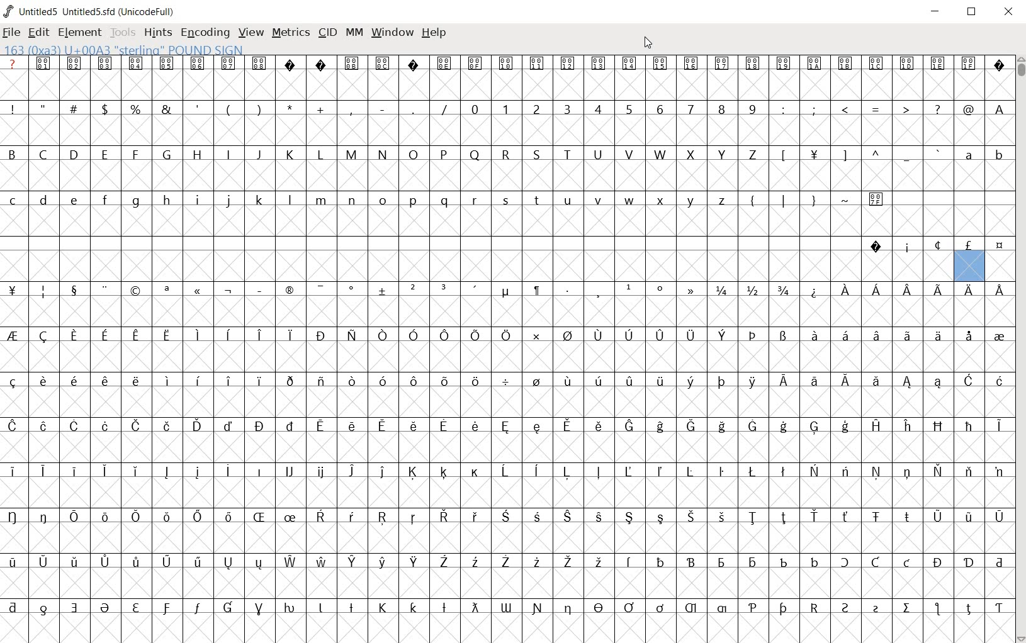 This screenshot has height=643, width=1026. Describe the element at coordinates (76, 64) in the screenshot. I see `Symbol` at that location.